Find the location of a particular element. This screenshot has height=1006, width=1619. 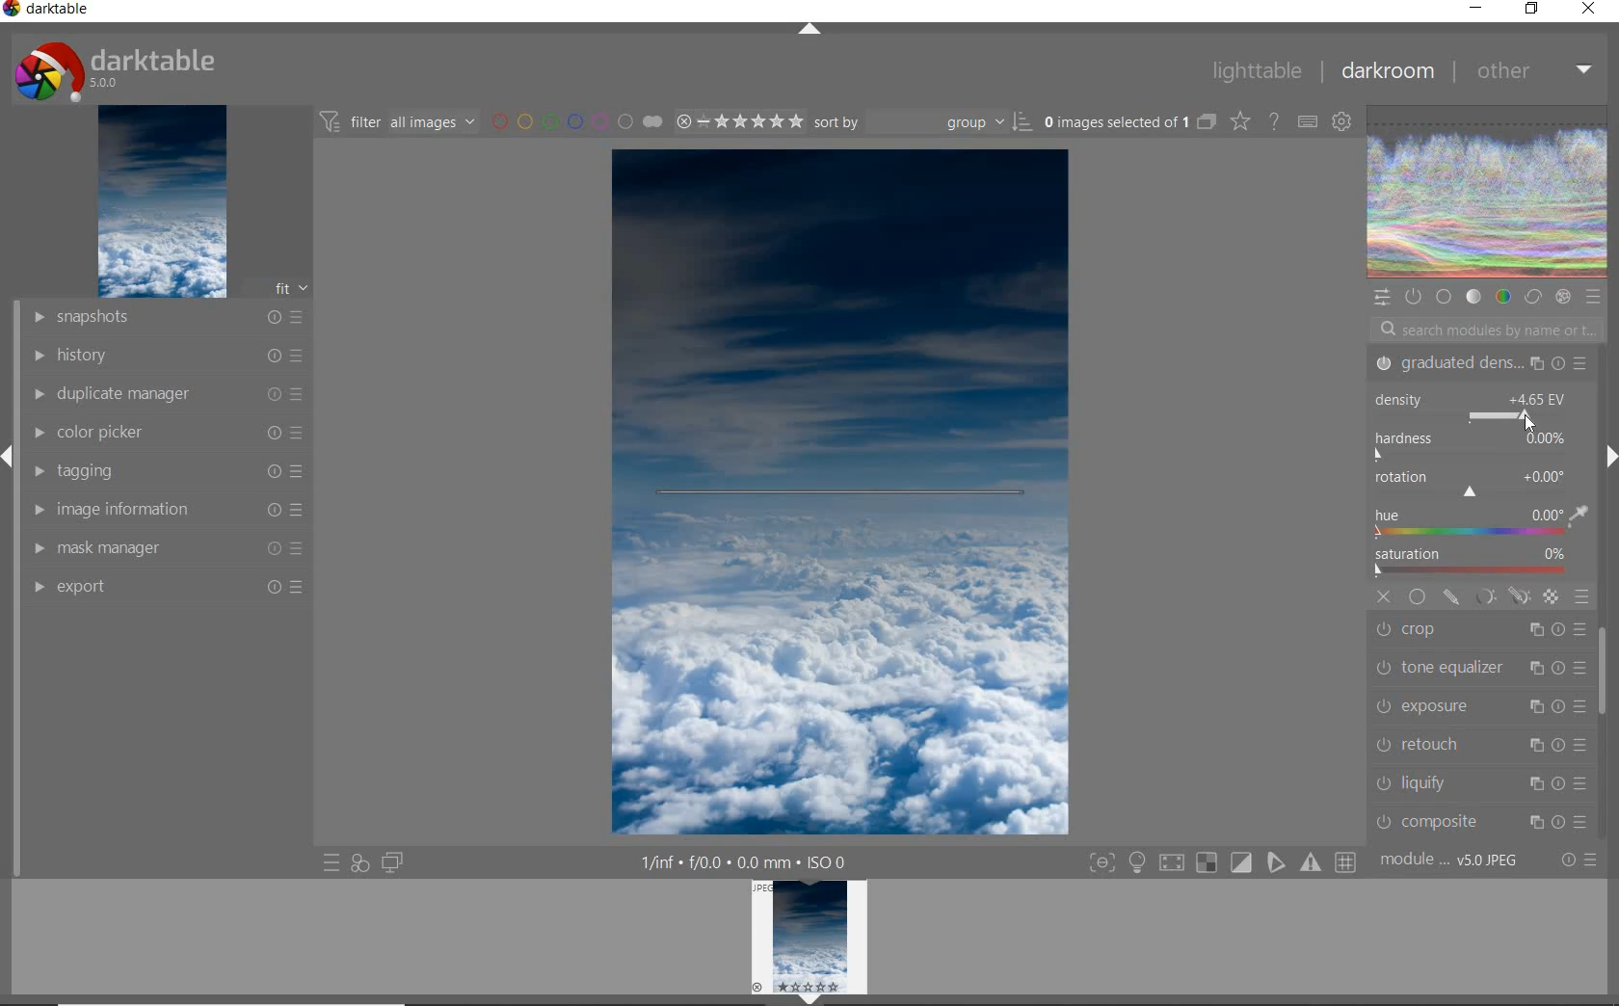

TOGGLE MODES is located at coordinates (1221, 865).